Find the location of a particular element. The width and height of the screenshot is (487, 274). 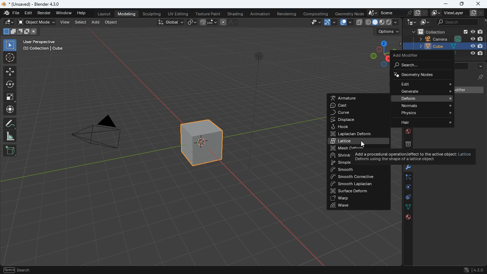

light is located at coordinates (259, 77).